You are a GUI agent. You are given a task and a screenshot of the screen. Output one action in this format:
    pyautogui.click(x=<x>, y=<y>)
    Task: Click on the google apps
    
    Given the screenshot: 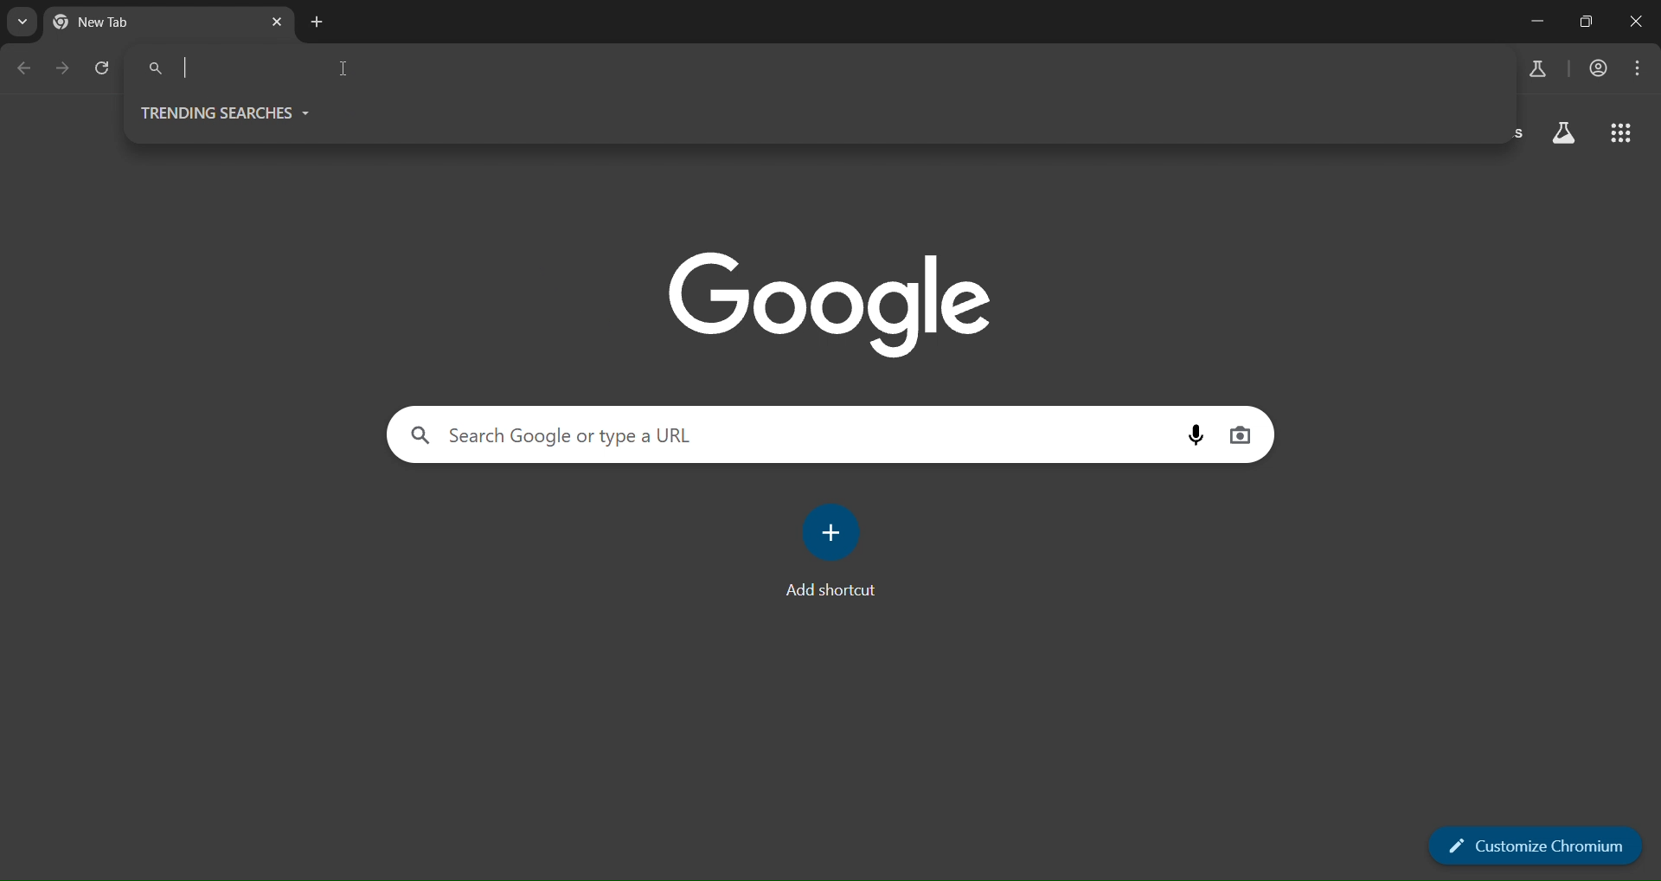 What is the action you would take?
    pyautogui.click(x=1621, y=135)
    